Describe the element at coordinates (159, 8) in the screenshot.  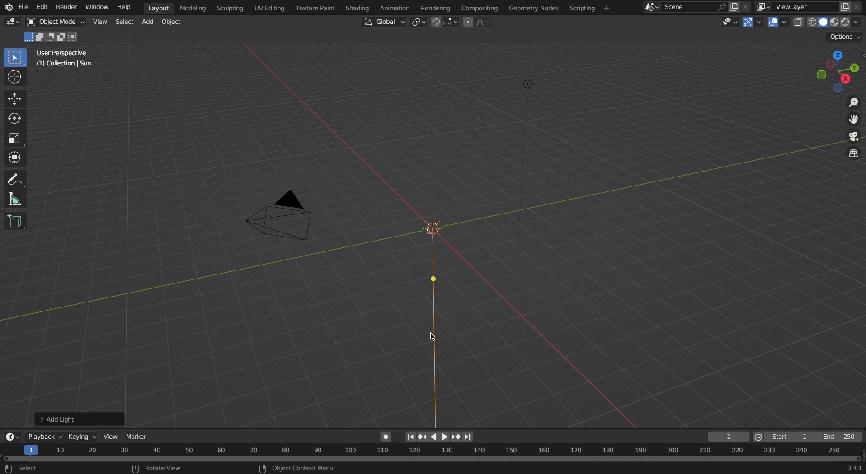
I see `Layout` at that location.